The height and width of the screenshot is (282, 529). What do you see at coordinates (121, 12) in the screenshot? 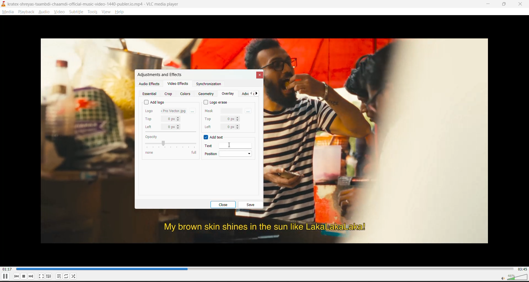
I see `help` at bounding box center [121, 12].